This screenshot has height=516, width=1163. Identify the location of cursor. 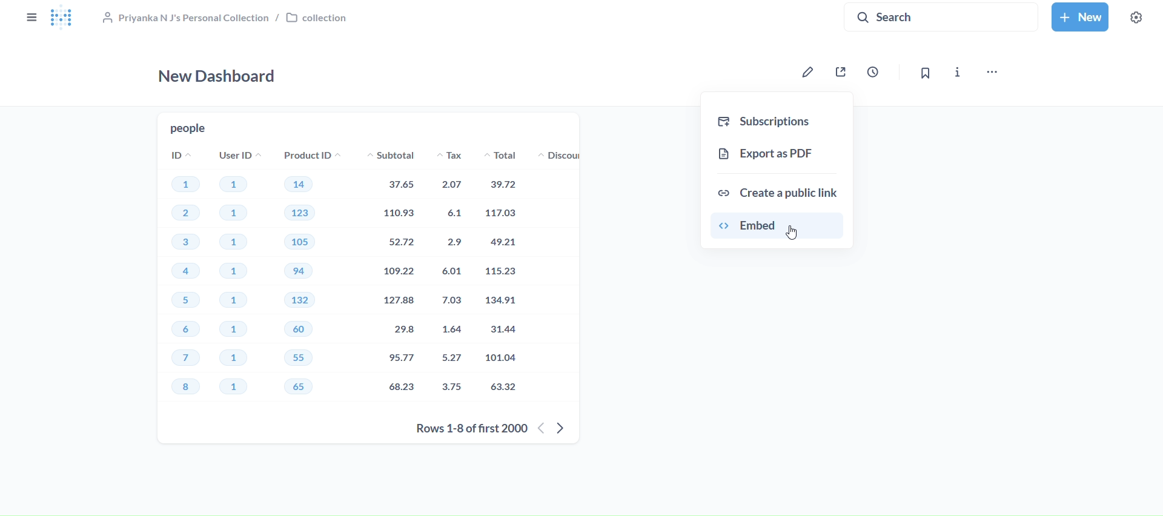
(794, 234).